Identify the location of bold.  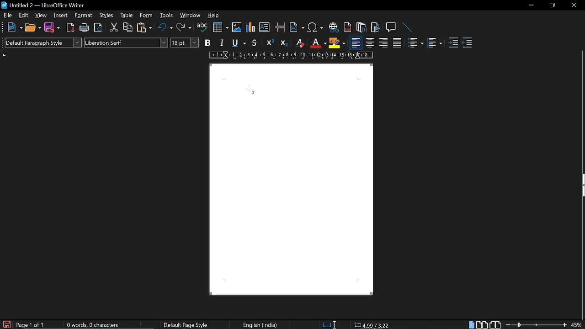
(207, 43).